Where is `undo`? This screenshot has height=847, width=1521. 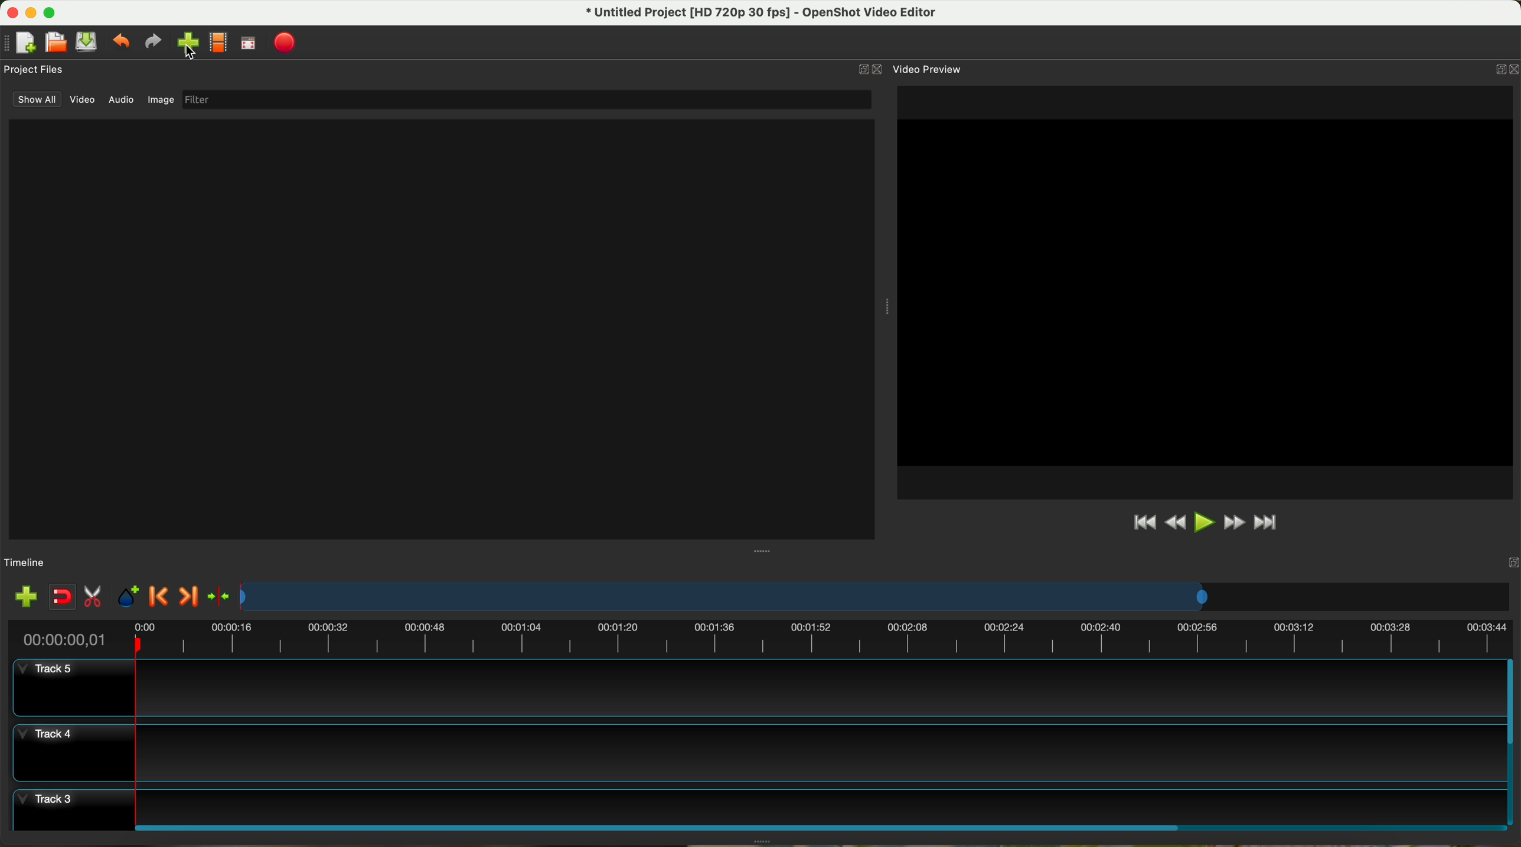
undo is located at coordinates (120, 40).